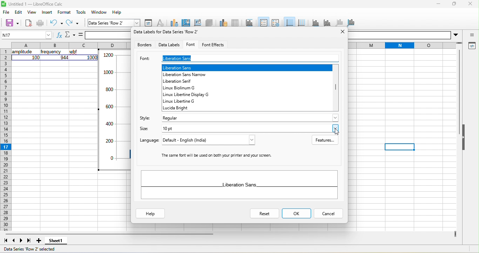 This screenshot has width=479, height=253. I want to click on y axis, so click(330, 22).